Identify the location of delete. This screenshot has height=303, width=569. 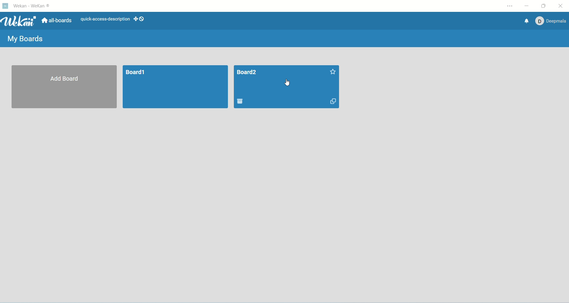
(241, 101).